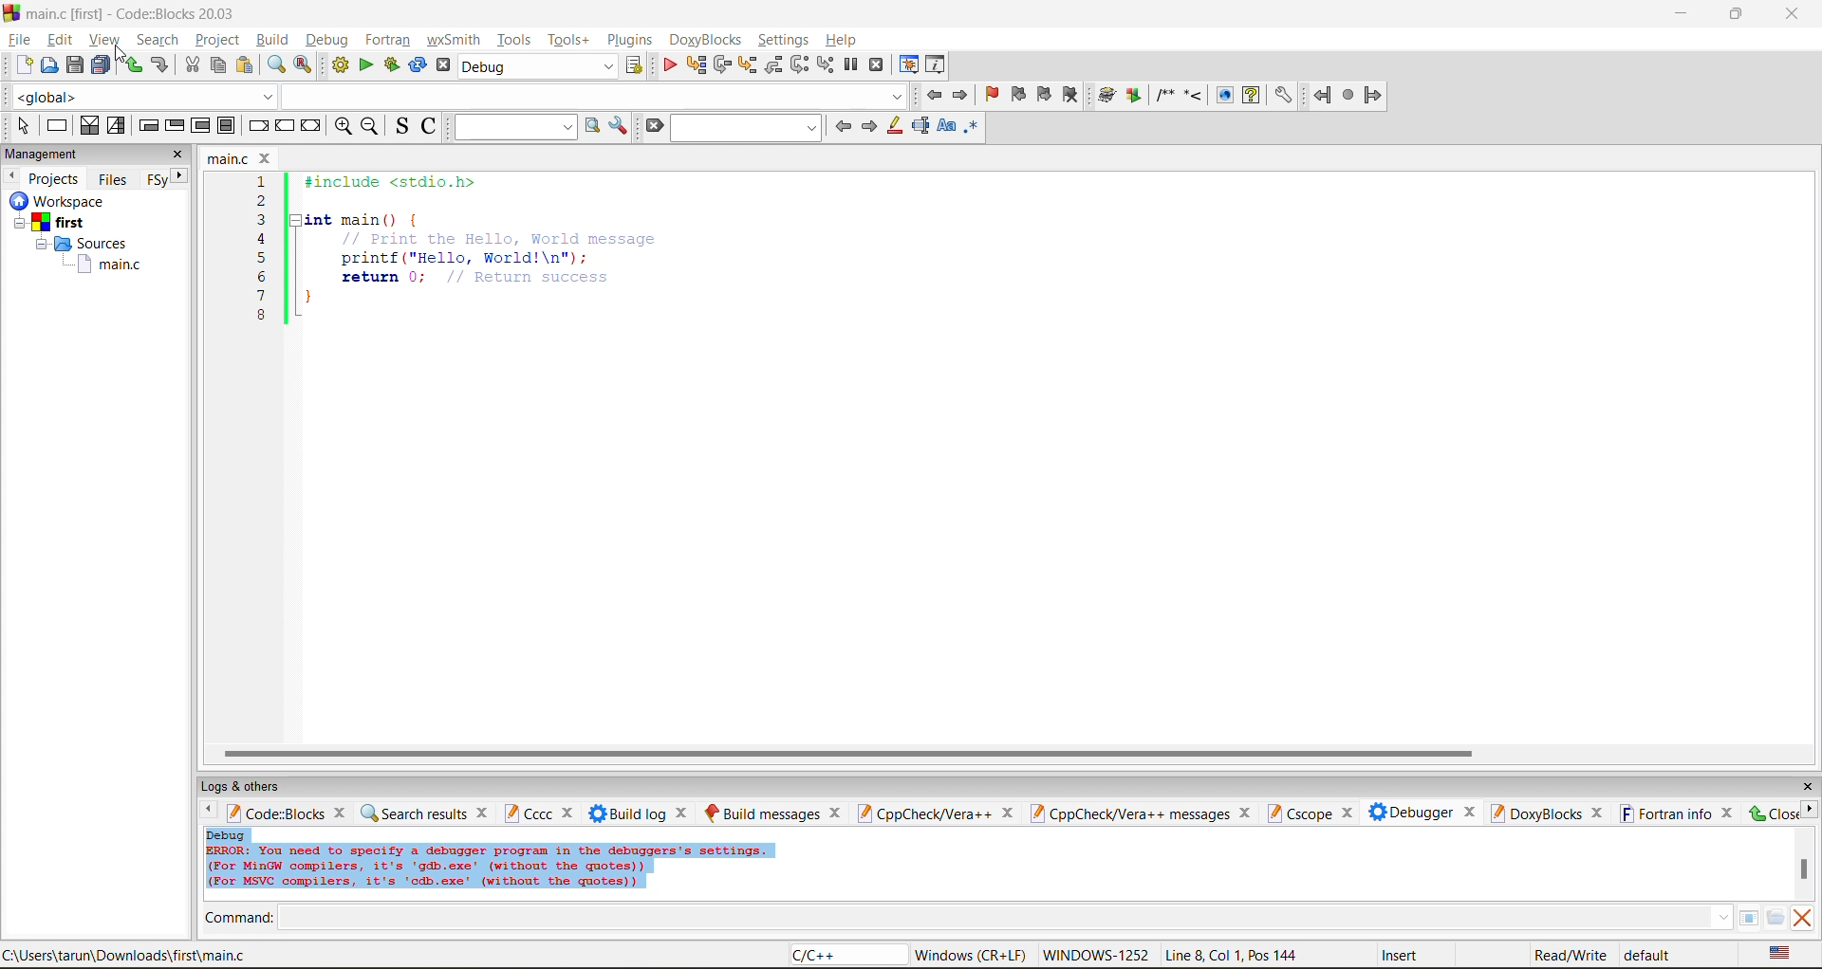 Image resolution: width=1822 pixels, height=969 pixels. I want to click on highlight, so click(896, 125).